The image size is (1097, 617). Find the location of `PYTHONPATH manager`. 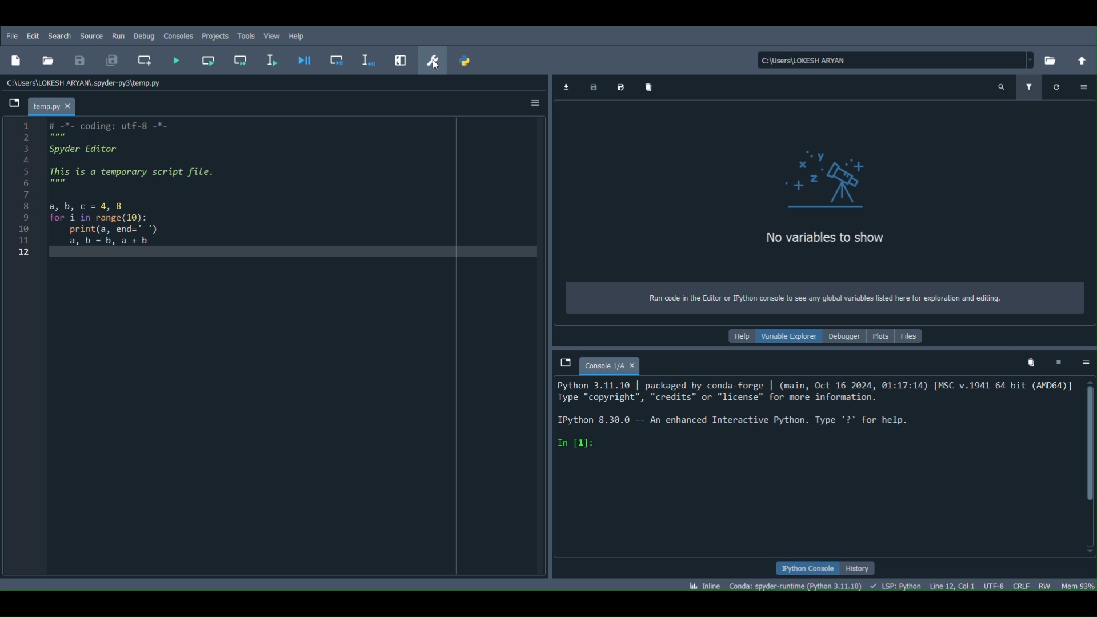

PYTHONPATH manager is located at coordinates (470, 61).